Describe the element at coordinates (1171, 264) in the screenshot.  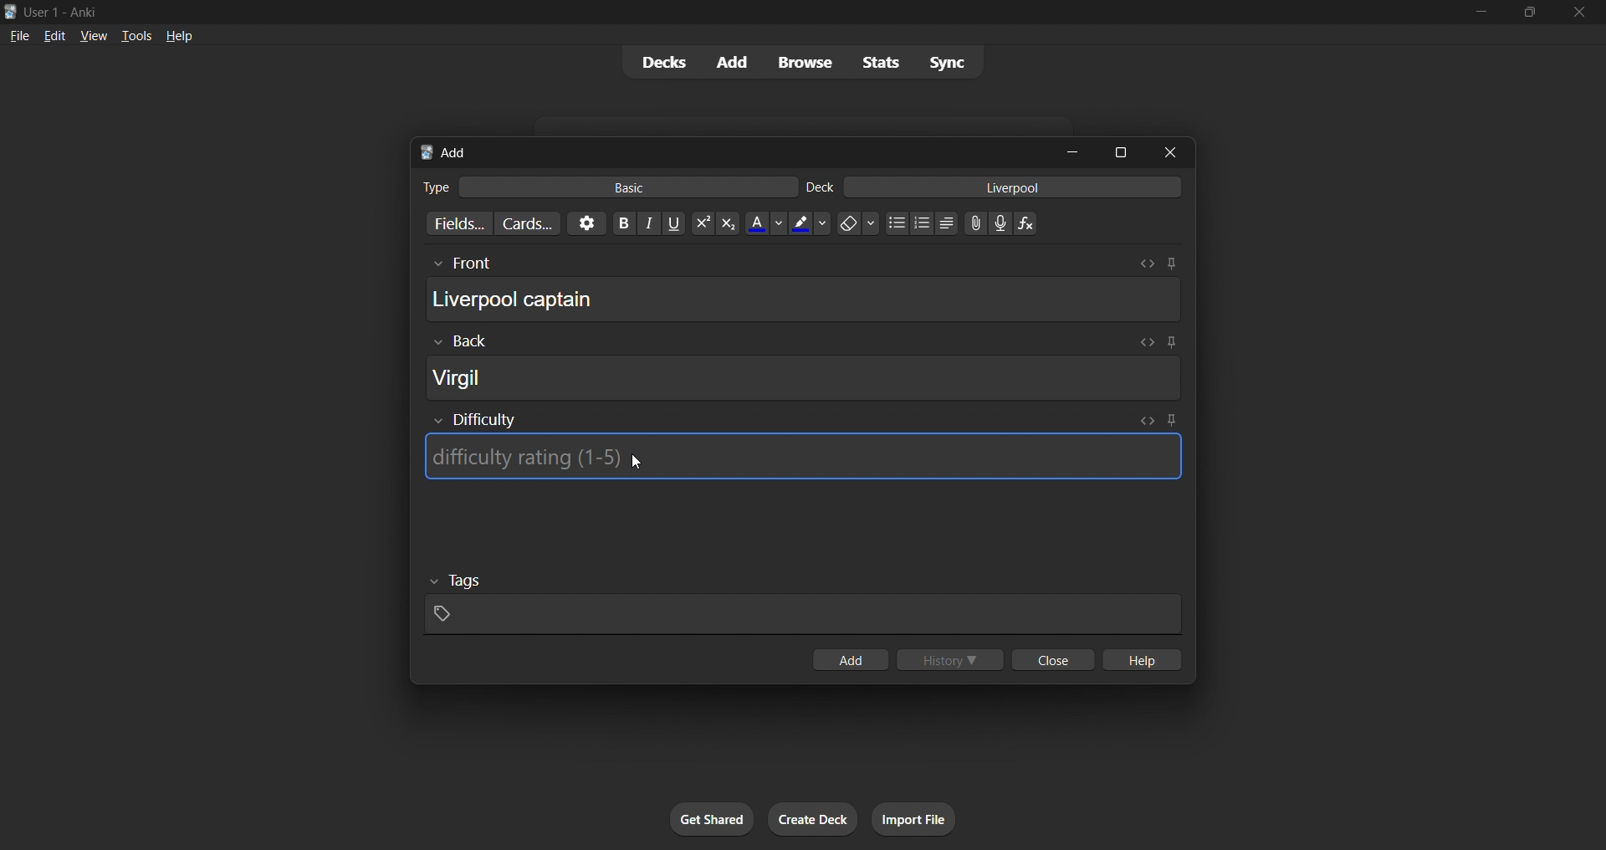
I see `Toggle sticky` at that location.